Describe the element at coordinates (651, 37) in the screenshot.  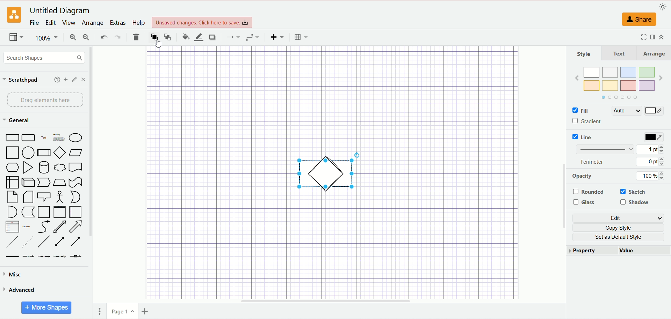
I see `format` at that location.